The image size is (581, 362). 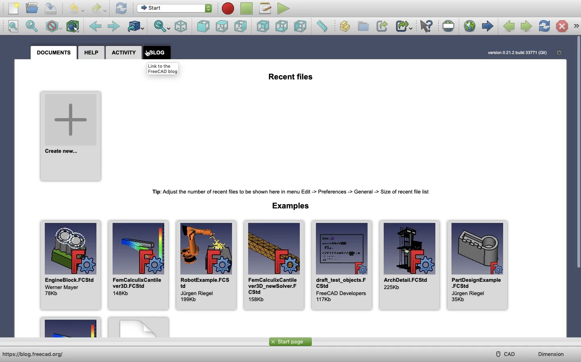 I want to click on Top, so click(x=221, y=26).